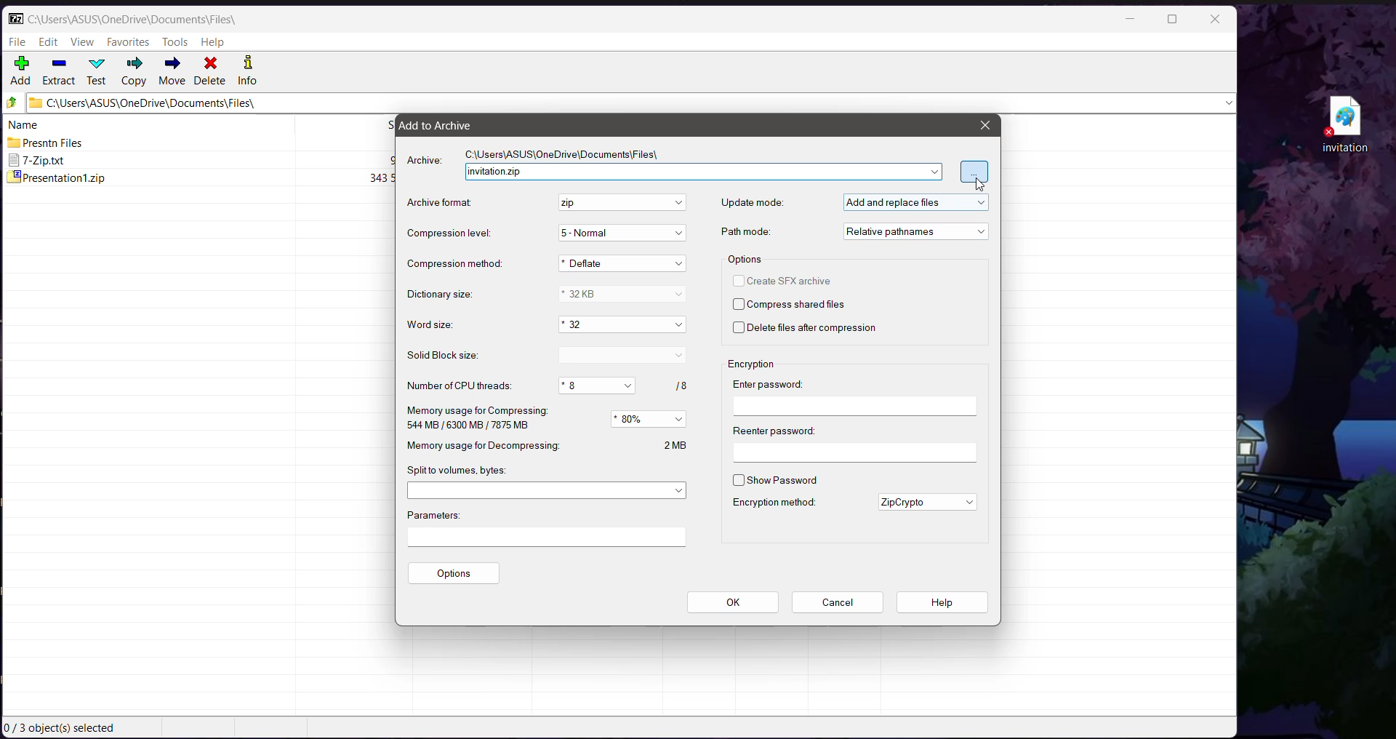  I want to click on Set the Update mode, so click(915, 201).